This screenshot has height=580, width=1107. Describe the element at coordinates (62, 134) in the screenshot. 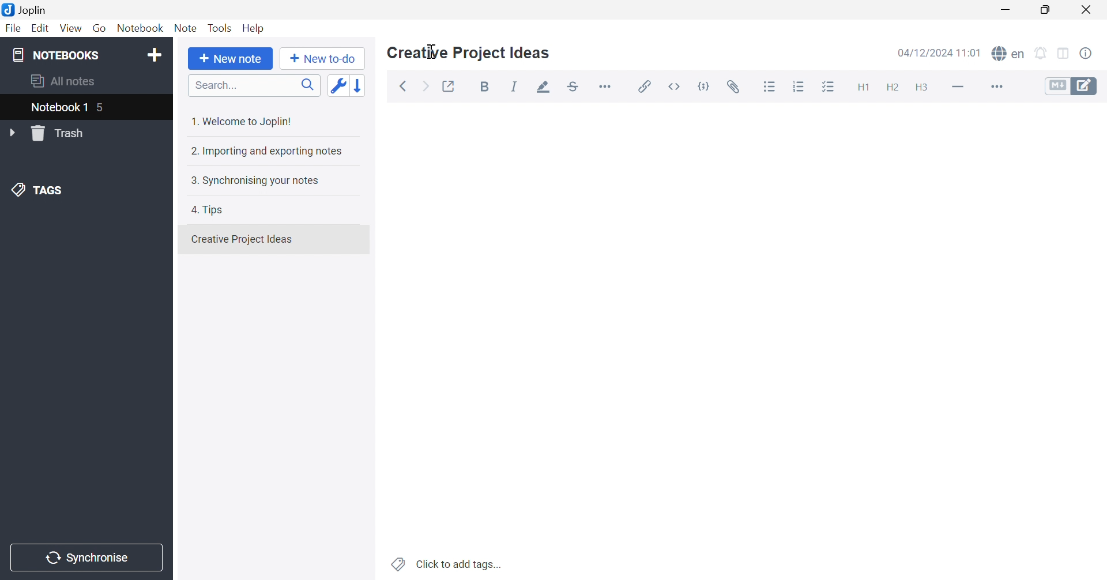

I see `Trash` at that location.